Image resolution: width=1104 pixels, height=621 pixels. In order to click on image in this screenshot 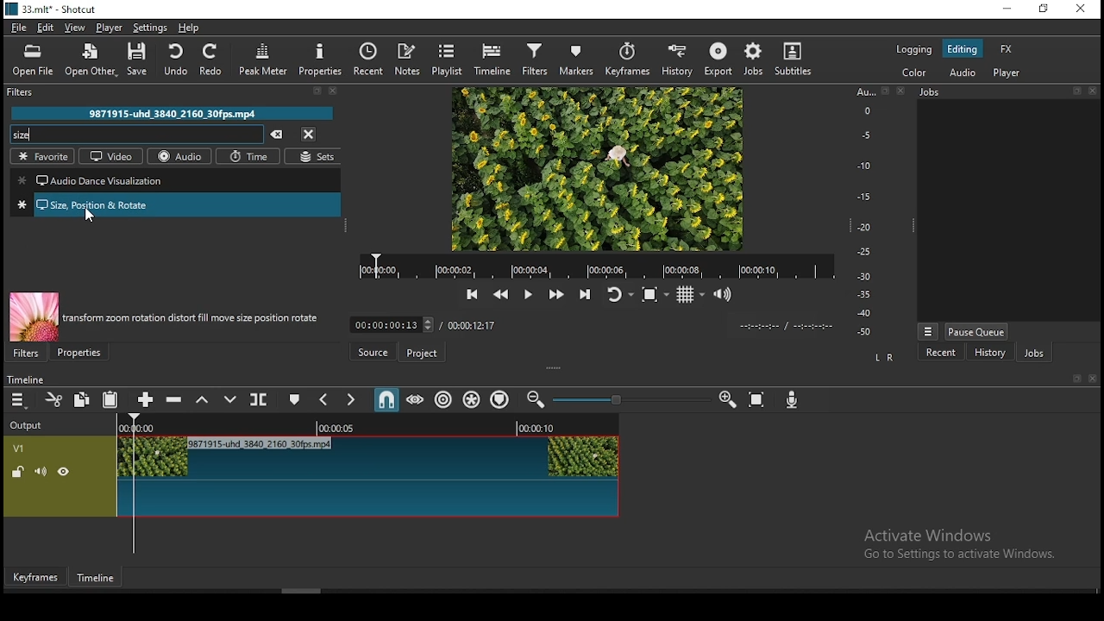, I will do `click(34, 317)`.